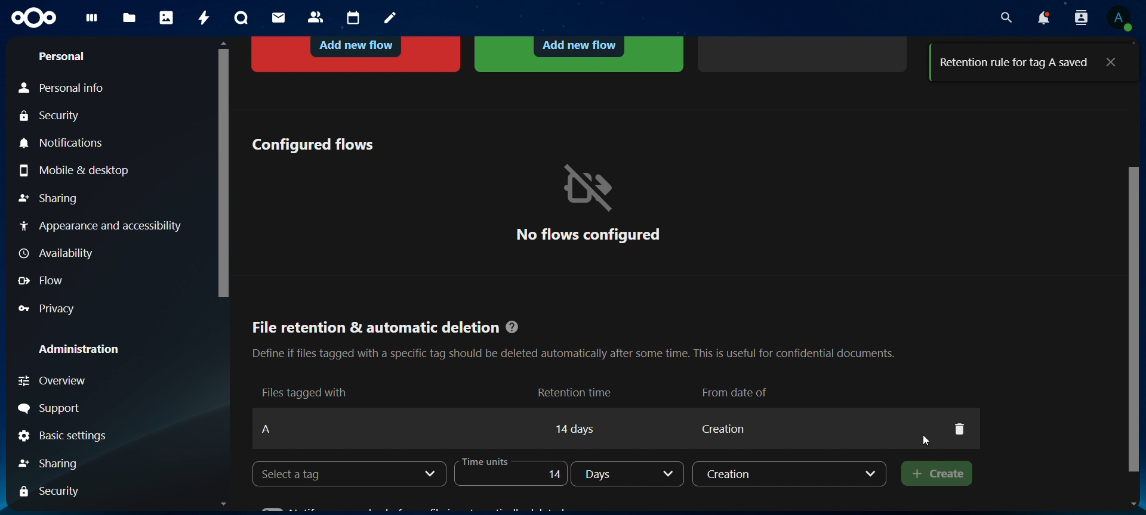 The width and height of the screenshot is (1146, 515). I want to click on personal info, so click(69, 88).